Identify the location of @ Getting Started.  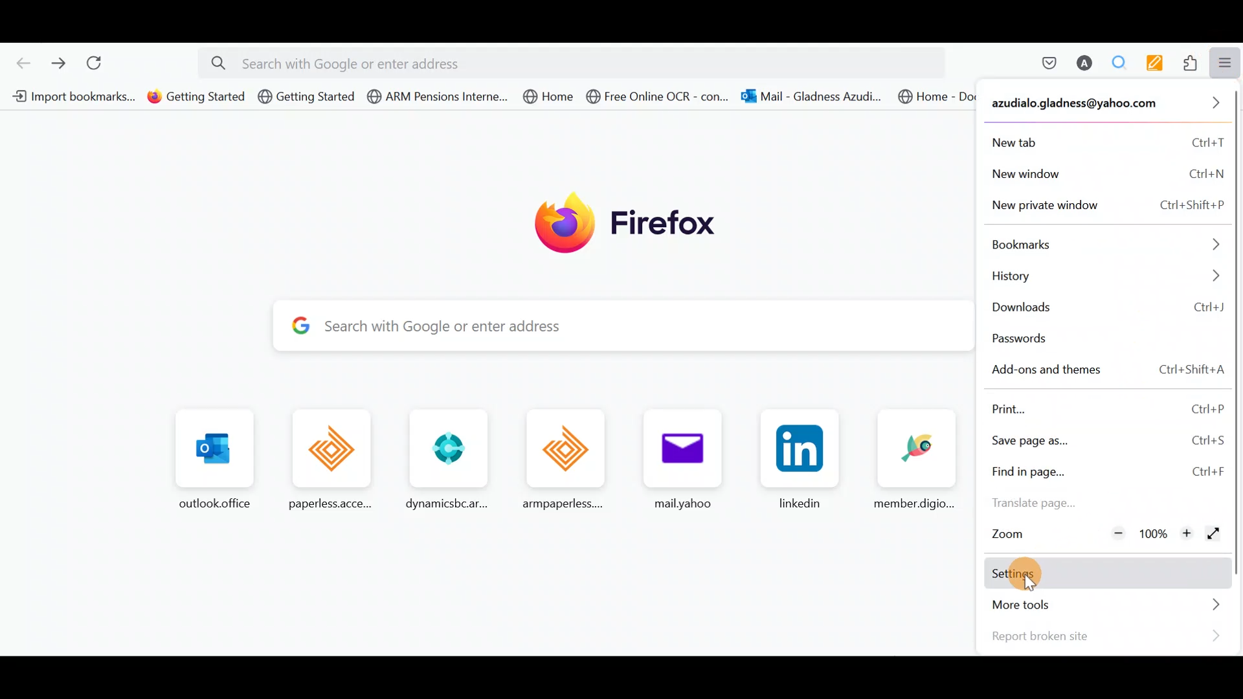
(197, 96).